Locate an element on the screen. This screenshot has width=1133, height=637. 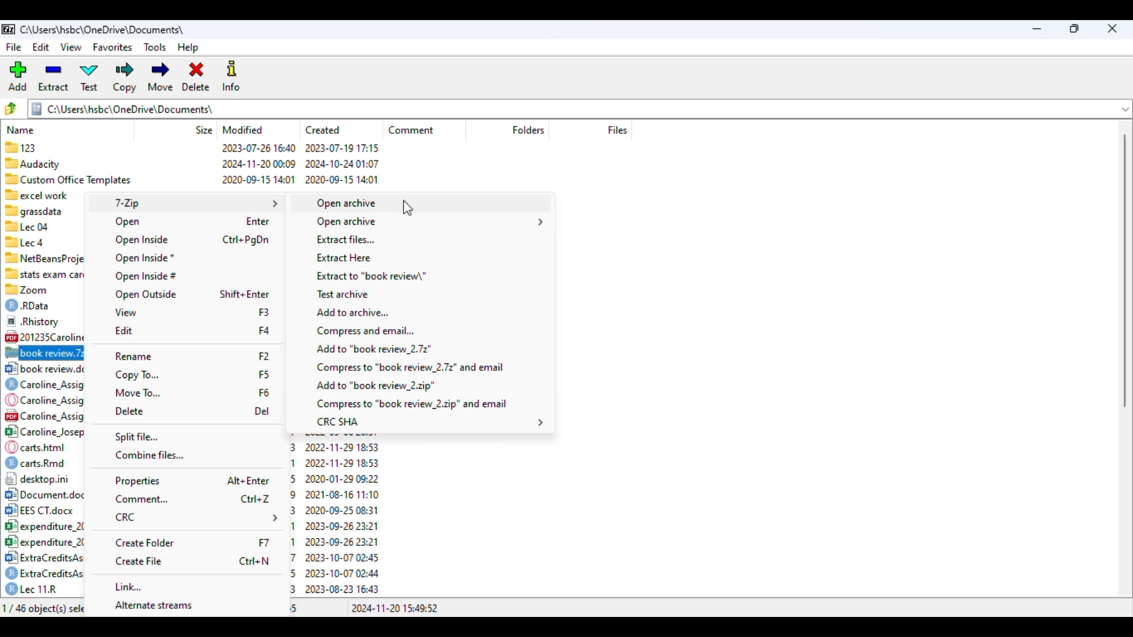
1/46 object(s) selected is located at coordinates (43, 608).